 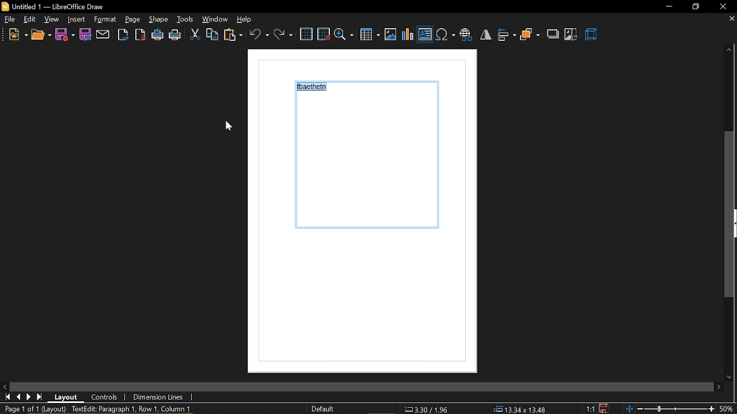 I want to click on view, so click(x=52, y=19).